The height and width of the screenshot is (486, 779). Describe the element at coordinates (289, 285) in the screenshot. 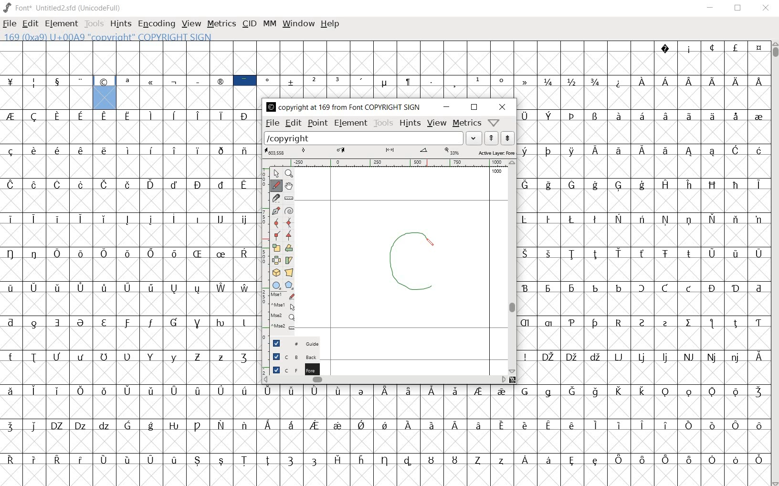

I see `polygon or star` at that location.